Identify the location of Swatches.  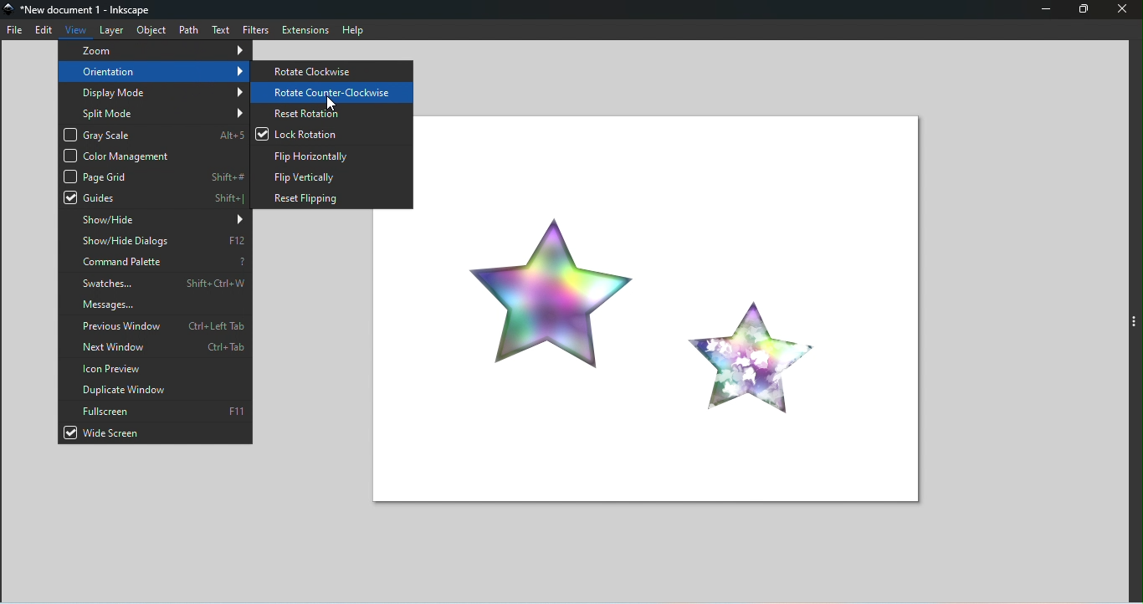
(156, 282).